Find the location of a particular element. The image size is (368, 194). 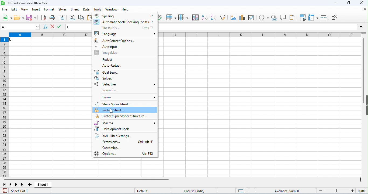

column headings is located at coordinates (50, 35).